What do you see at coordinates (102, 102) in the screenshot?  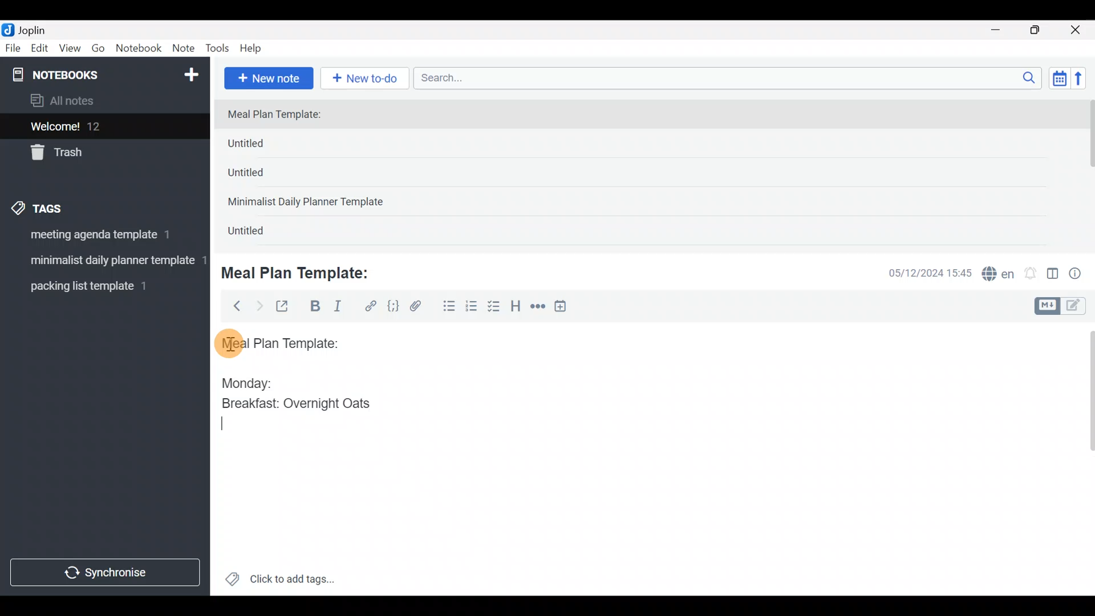 I see `All notes` at bounding box center [102, 102].